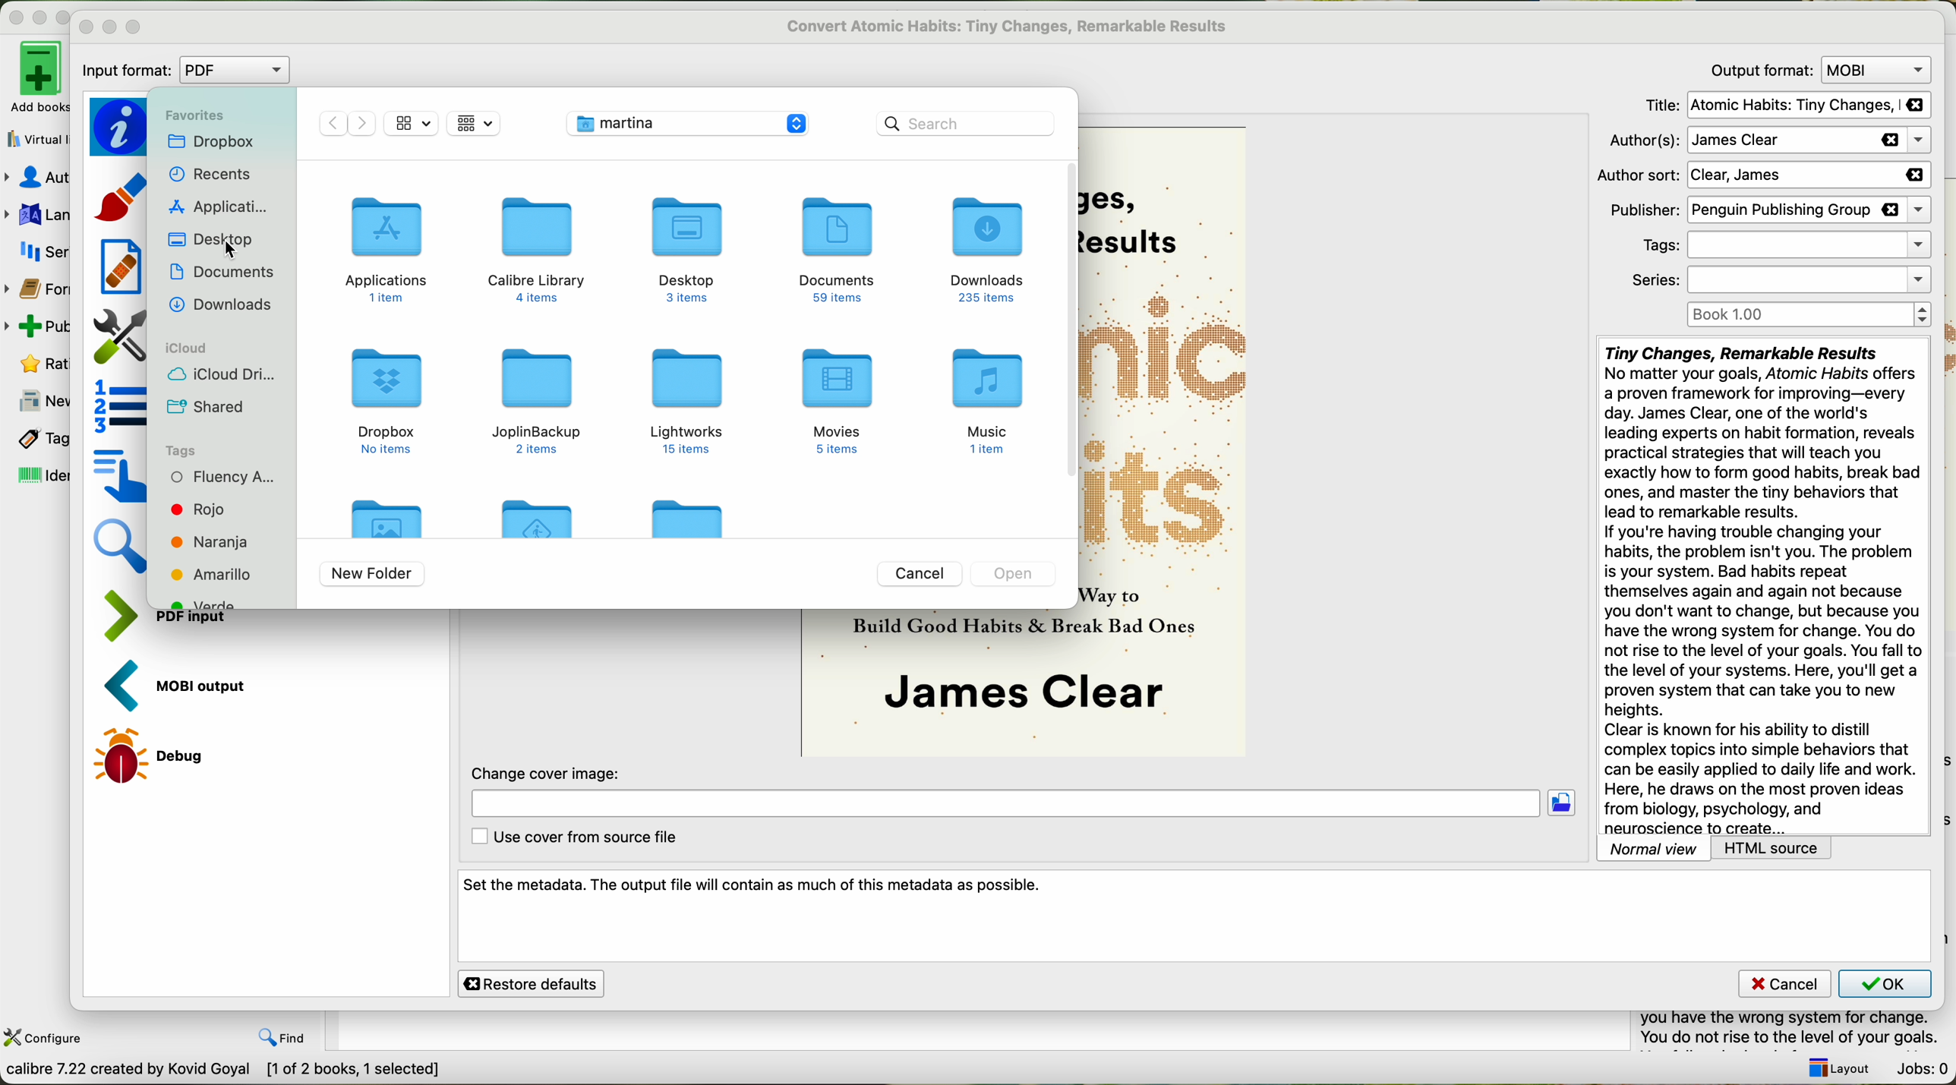 The image size is (1956, 1085). I want to click on input format: PDF, so click(189, 71).